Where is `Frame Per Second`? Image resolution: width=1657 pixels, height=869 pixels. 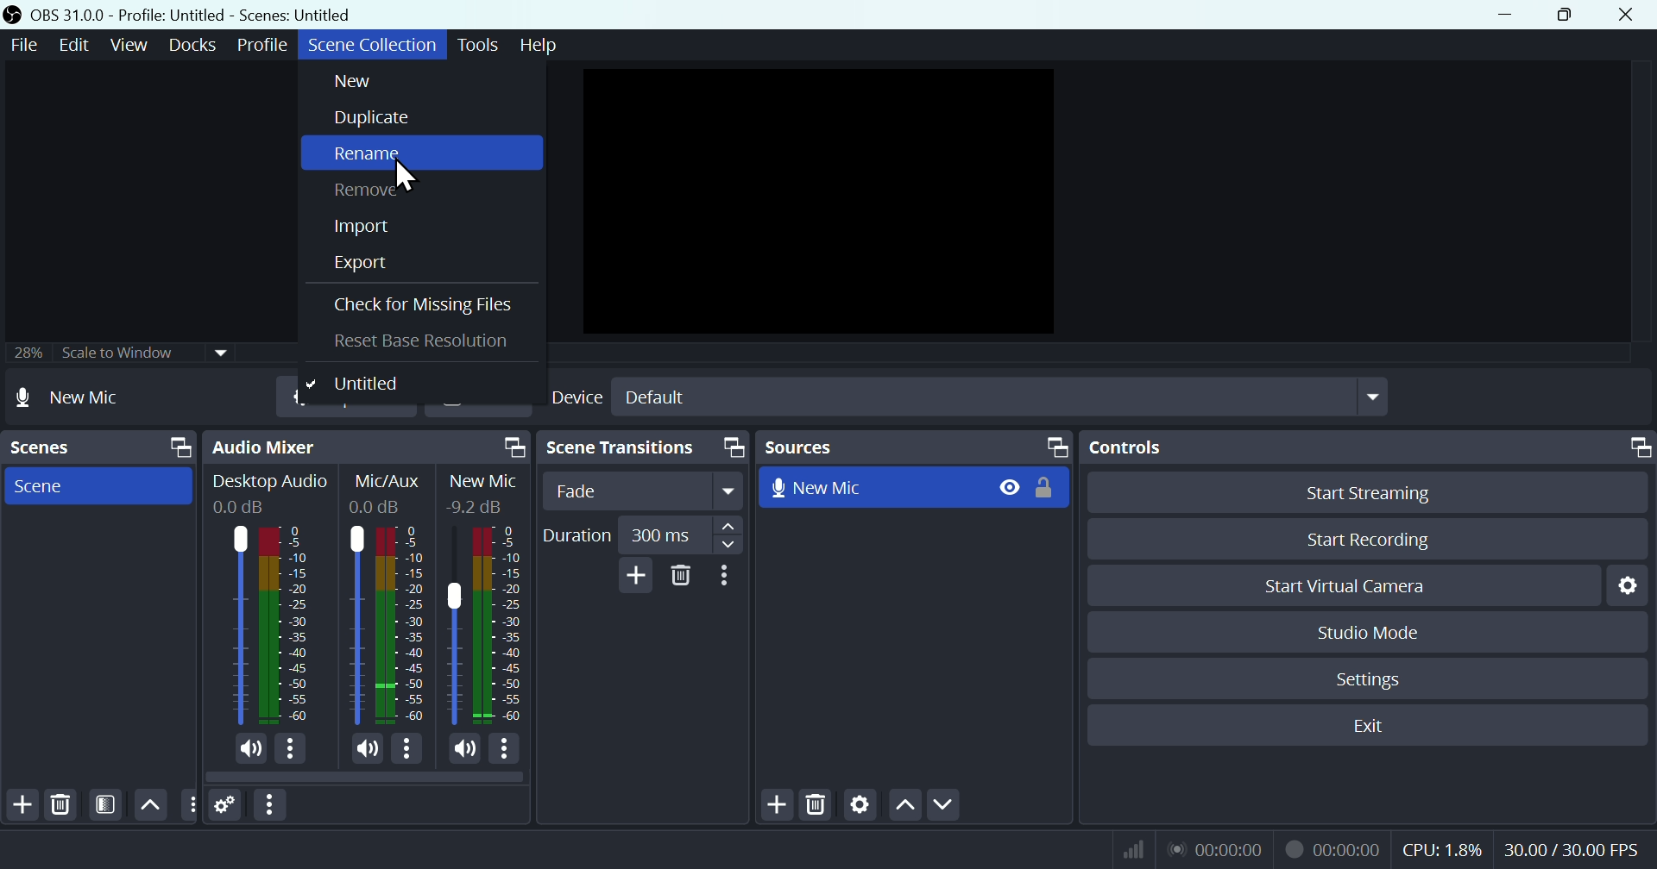
Frame Per Second is located at coordinates (1572, 850).